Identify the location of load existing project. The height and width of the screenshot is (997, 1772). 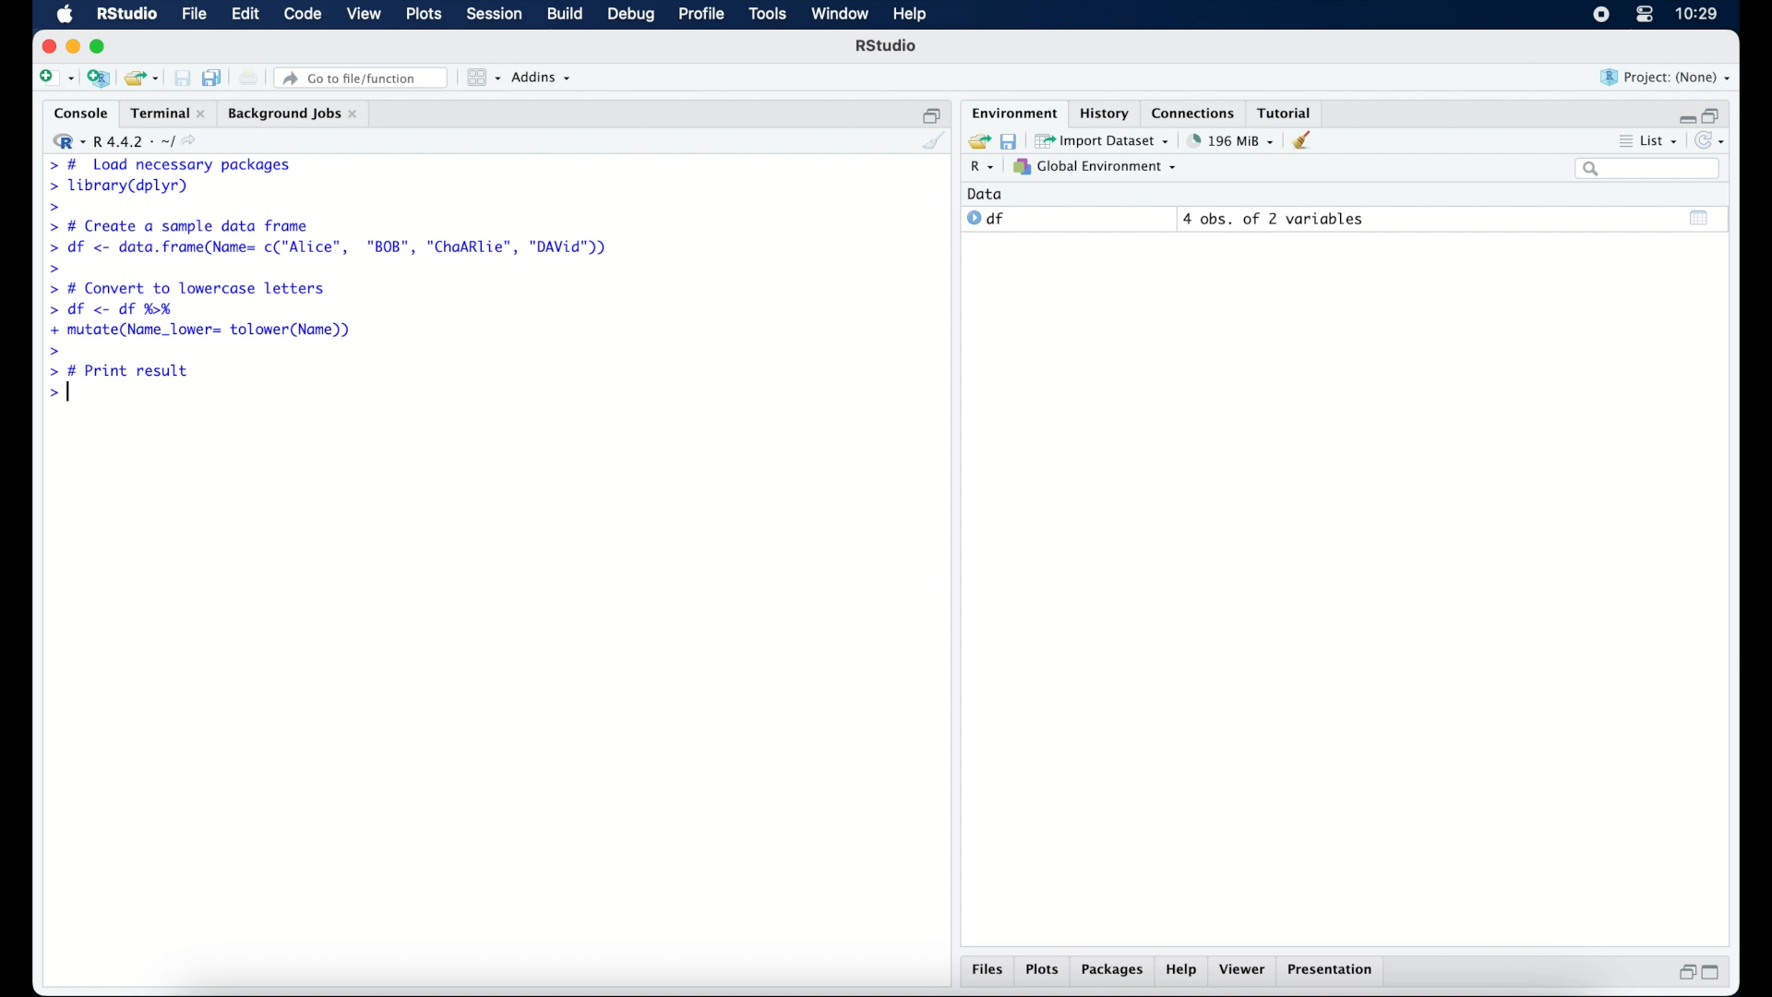
(140, 78).